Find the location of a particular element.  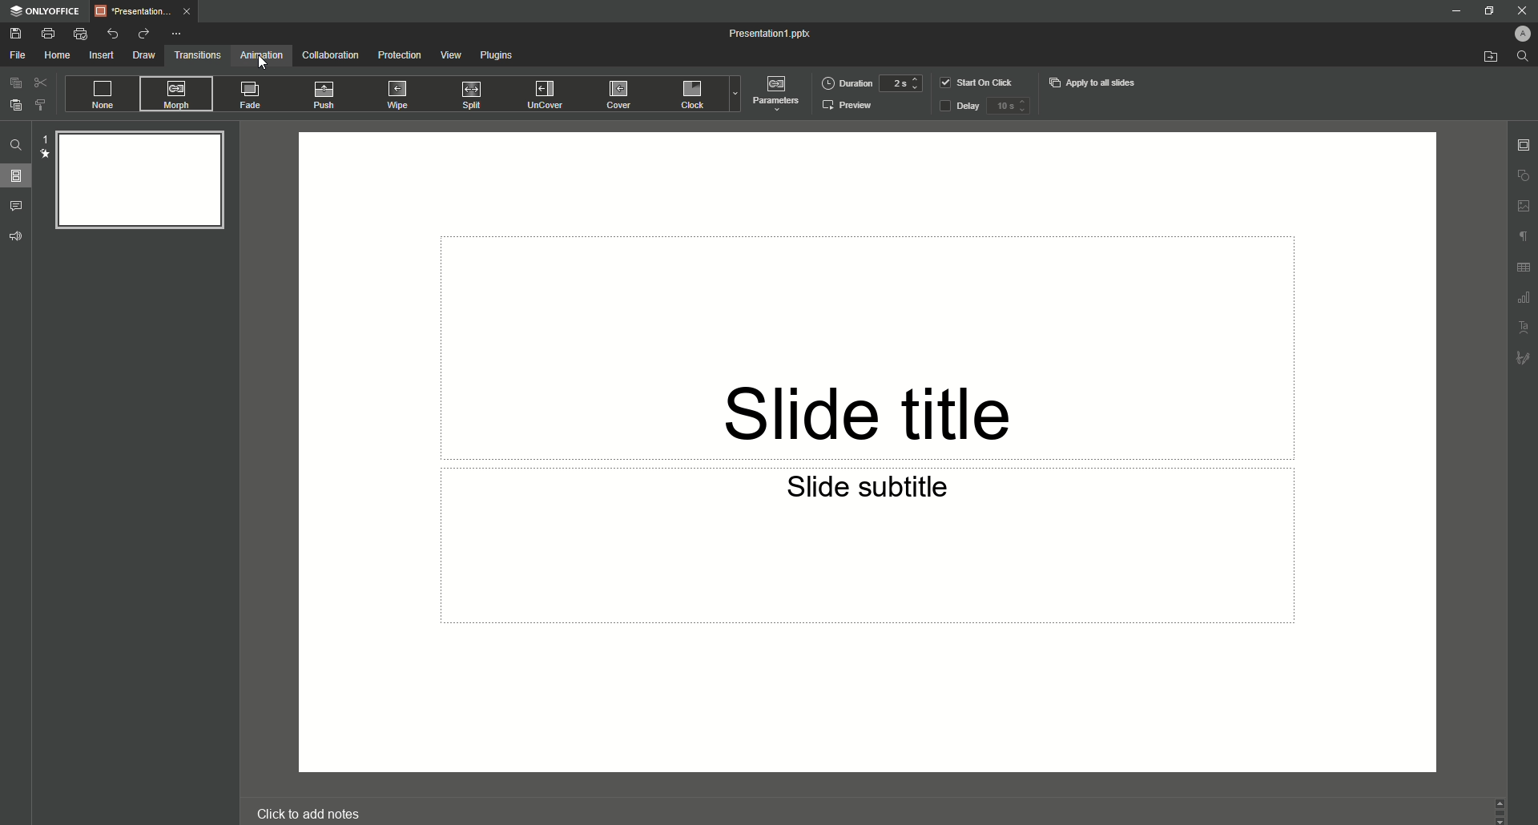

ONLYOFFICE is located at coordinates (48, 11).